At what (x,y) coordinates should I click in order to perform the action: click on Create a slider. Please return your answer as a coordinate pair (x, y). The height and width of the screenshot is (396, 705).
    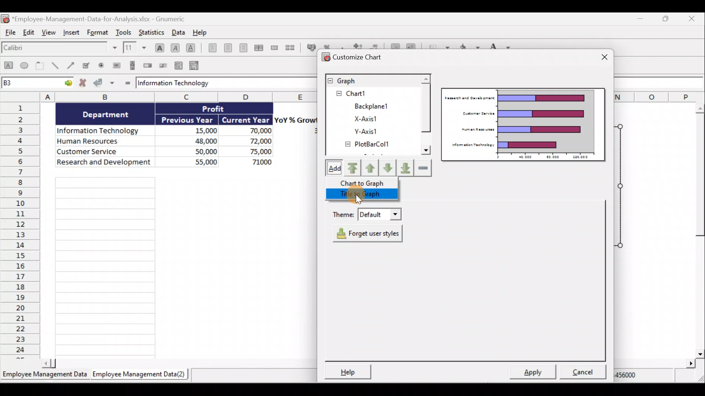
    Looking at the image, I should click on (164, 65).